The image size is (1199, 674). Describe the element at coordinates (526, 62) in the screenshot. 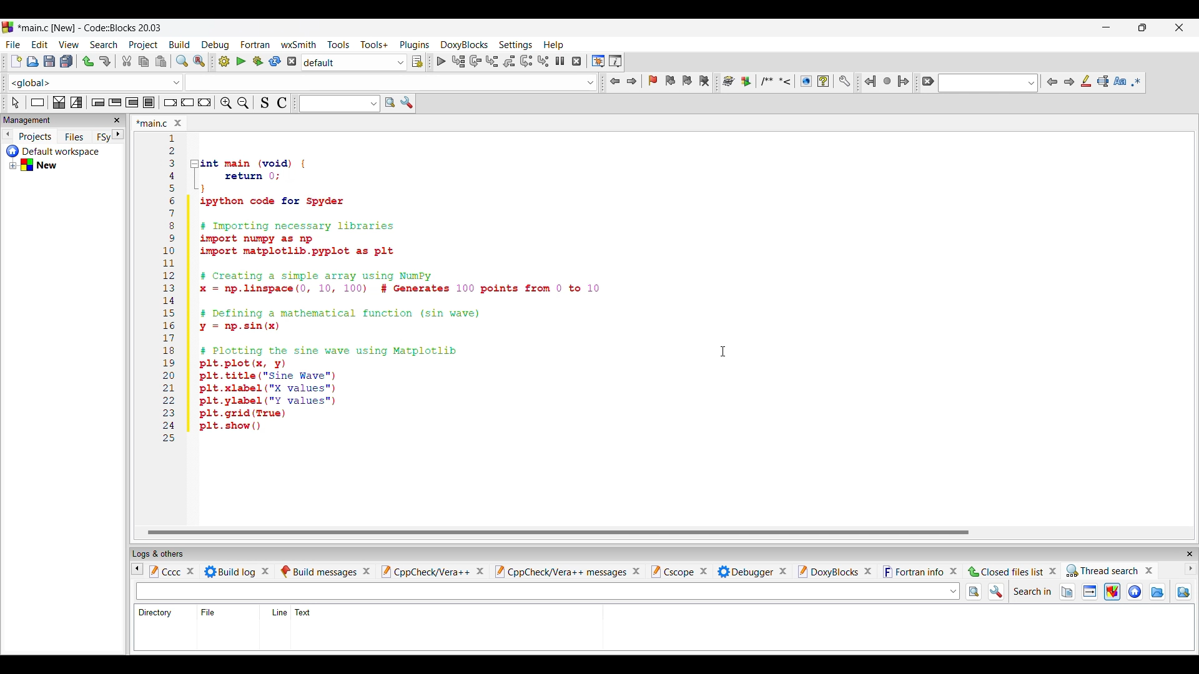

I see `Next instruction` at that location.